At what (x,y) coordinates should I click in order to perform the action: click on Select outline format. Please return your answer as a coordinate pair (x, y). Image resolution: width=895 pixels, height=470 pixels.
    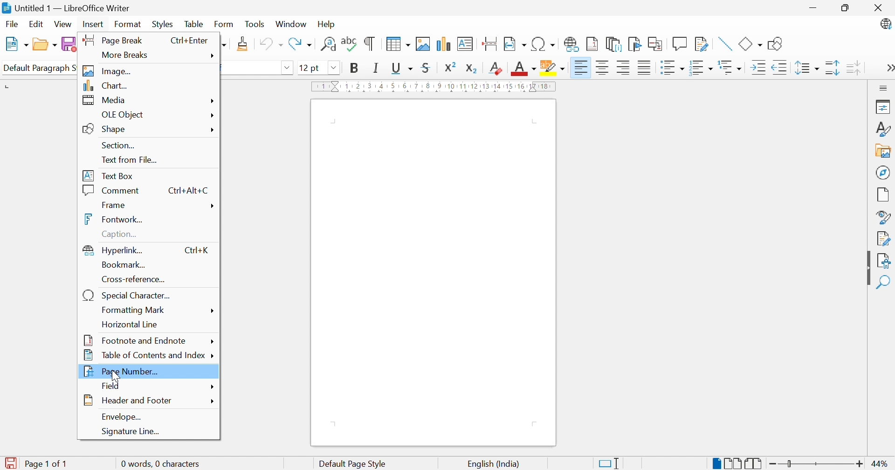
    Looking at the image, I should click on (731, 68).